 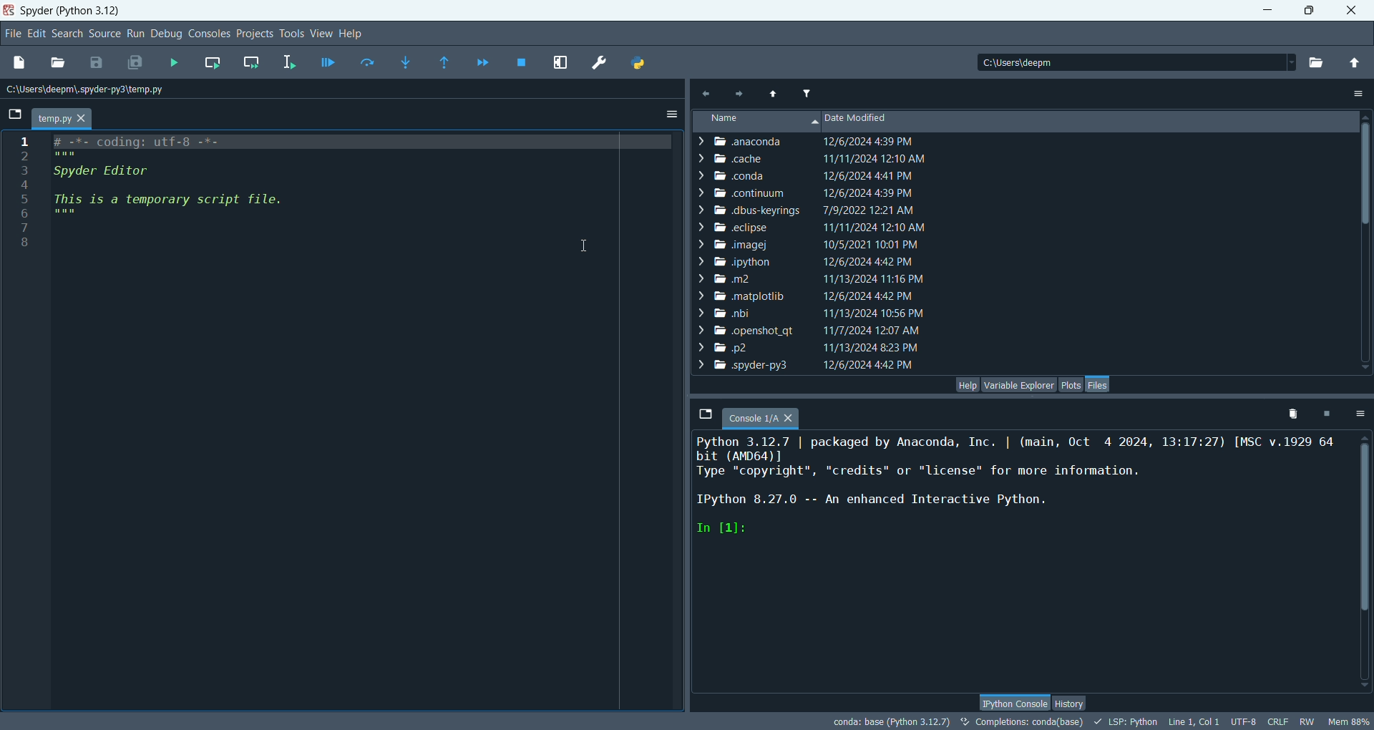 What do you see at coordinates (1244, 722) in the screenshot?
I see `UTF-8` at bounding box center [1244, 722].